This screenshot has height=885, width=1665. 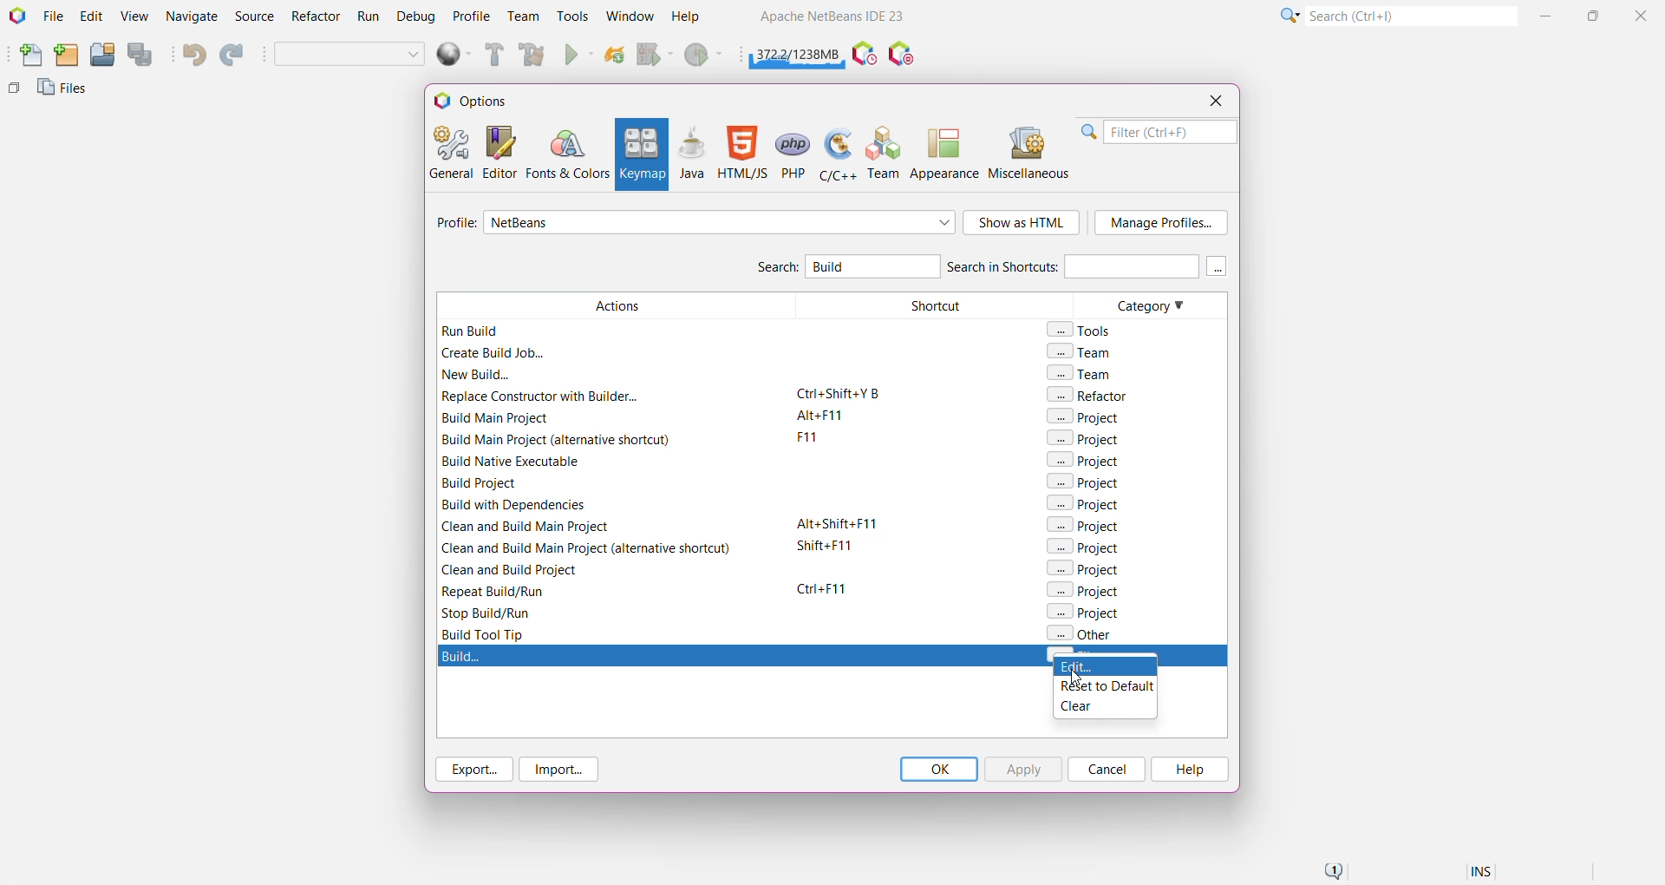 I want to click on General, so click(x=449, y=151).